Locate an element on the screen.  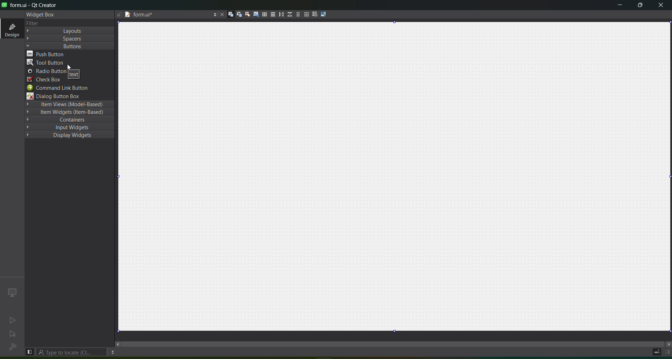
edit signal slots is located at coordinates (237, 13).